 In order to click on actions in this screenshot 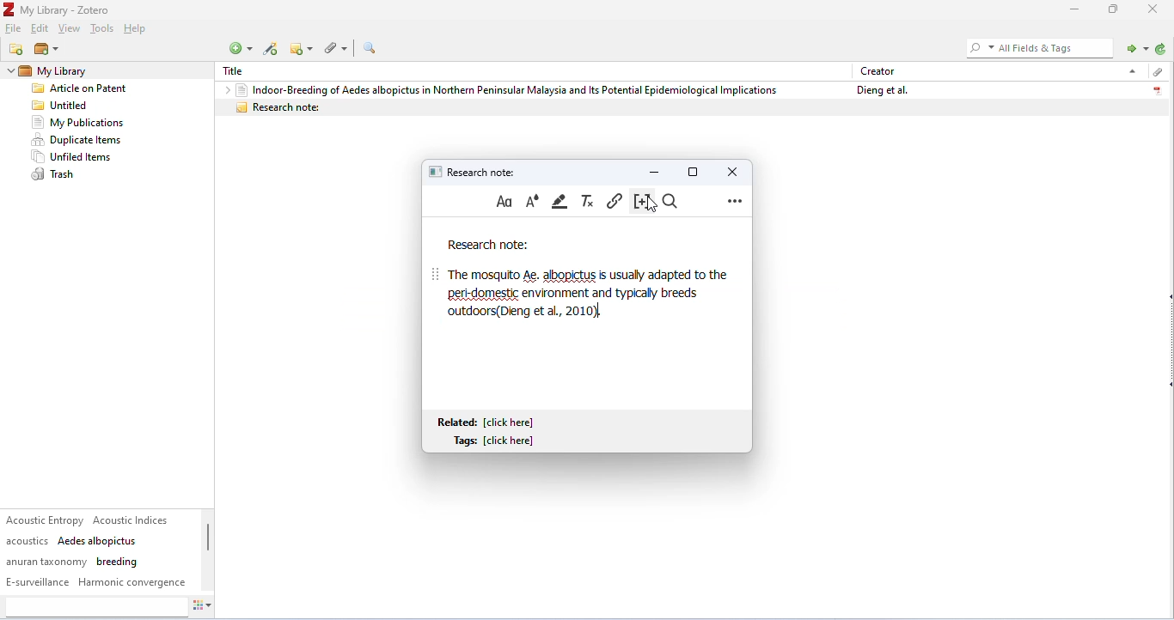, I will do `click(203, 608)`.